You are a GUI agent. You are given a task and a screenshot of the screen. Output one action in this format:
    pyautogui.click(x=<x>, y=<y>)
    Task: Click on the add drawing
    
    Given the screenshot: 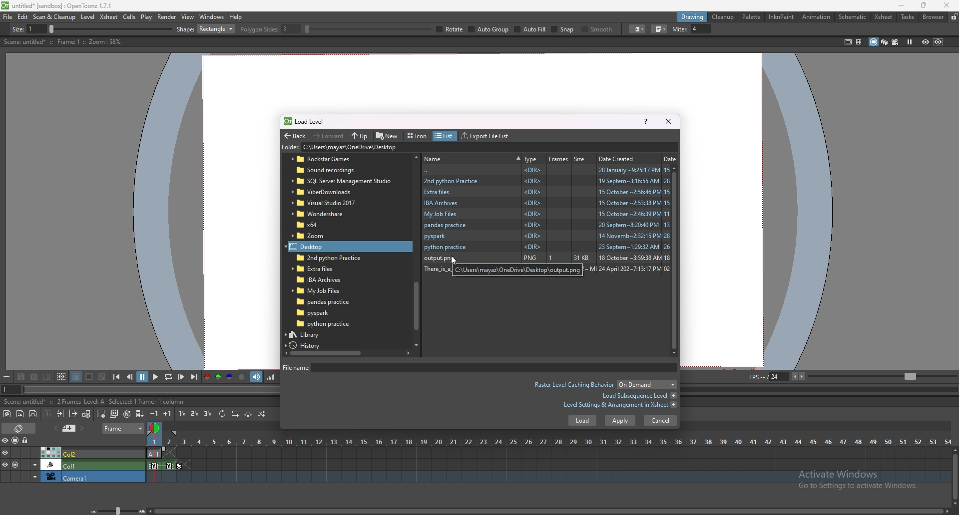 What is the action you would take?
    pyautogui.click(x=101, y=413)
    